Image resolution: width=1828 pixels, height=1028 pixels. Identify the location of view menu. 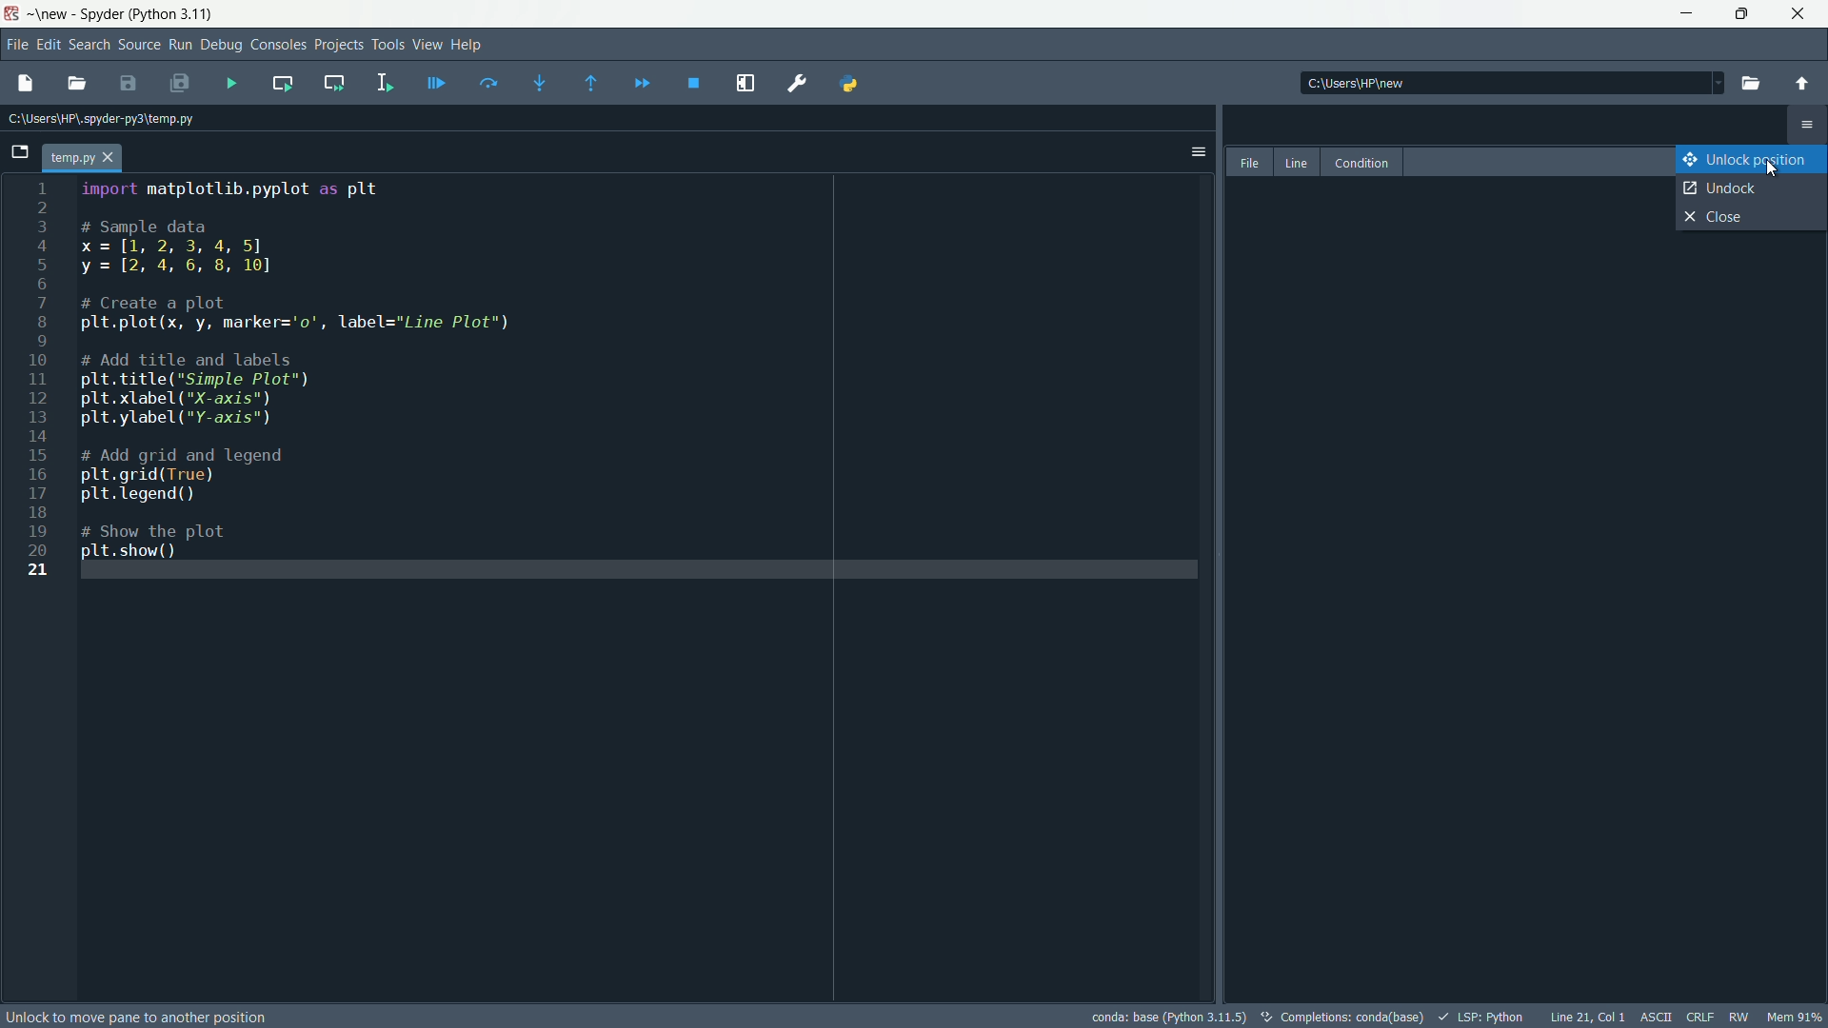
(427, 44).